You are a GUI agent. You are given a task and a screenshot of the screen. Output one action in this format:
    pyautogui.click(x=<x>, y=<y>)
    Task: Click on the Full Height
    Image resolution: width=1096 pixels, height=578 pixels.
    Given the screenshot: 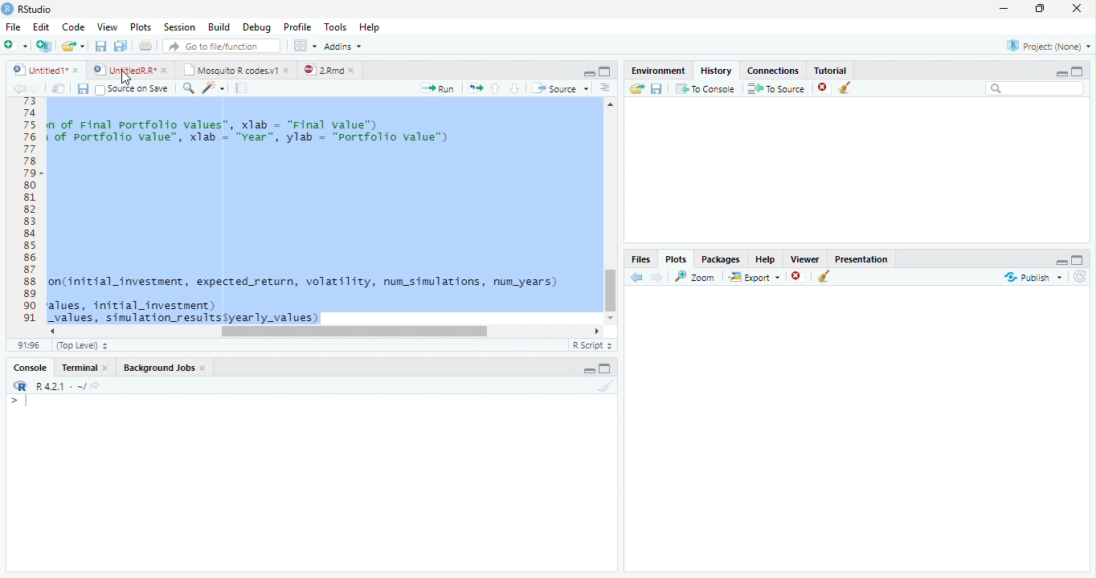 What is the action you would take?
    pyautogui.click(x=607, y=368)
    